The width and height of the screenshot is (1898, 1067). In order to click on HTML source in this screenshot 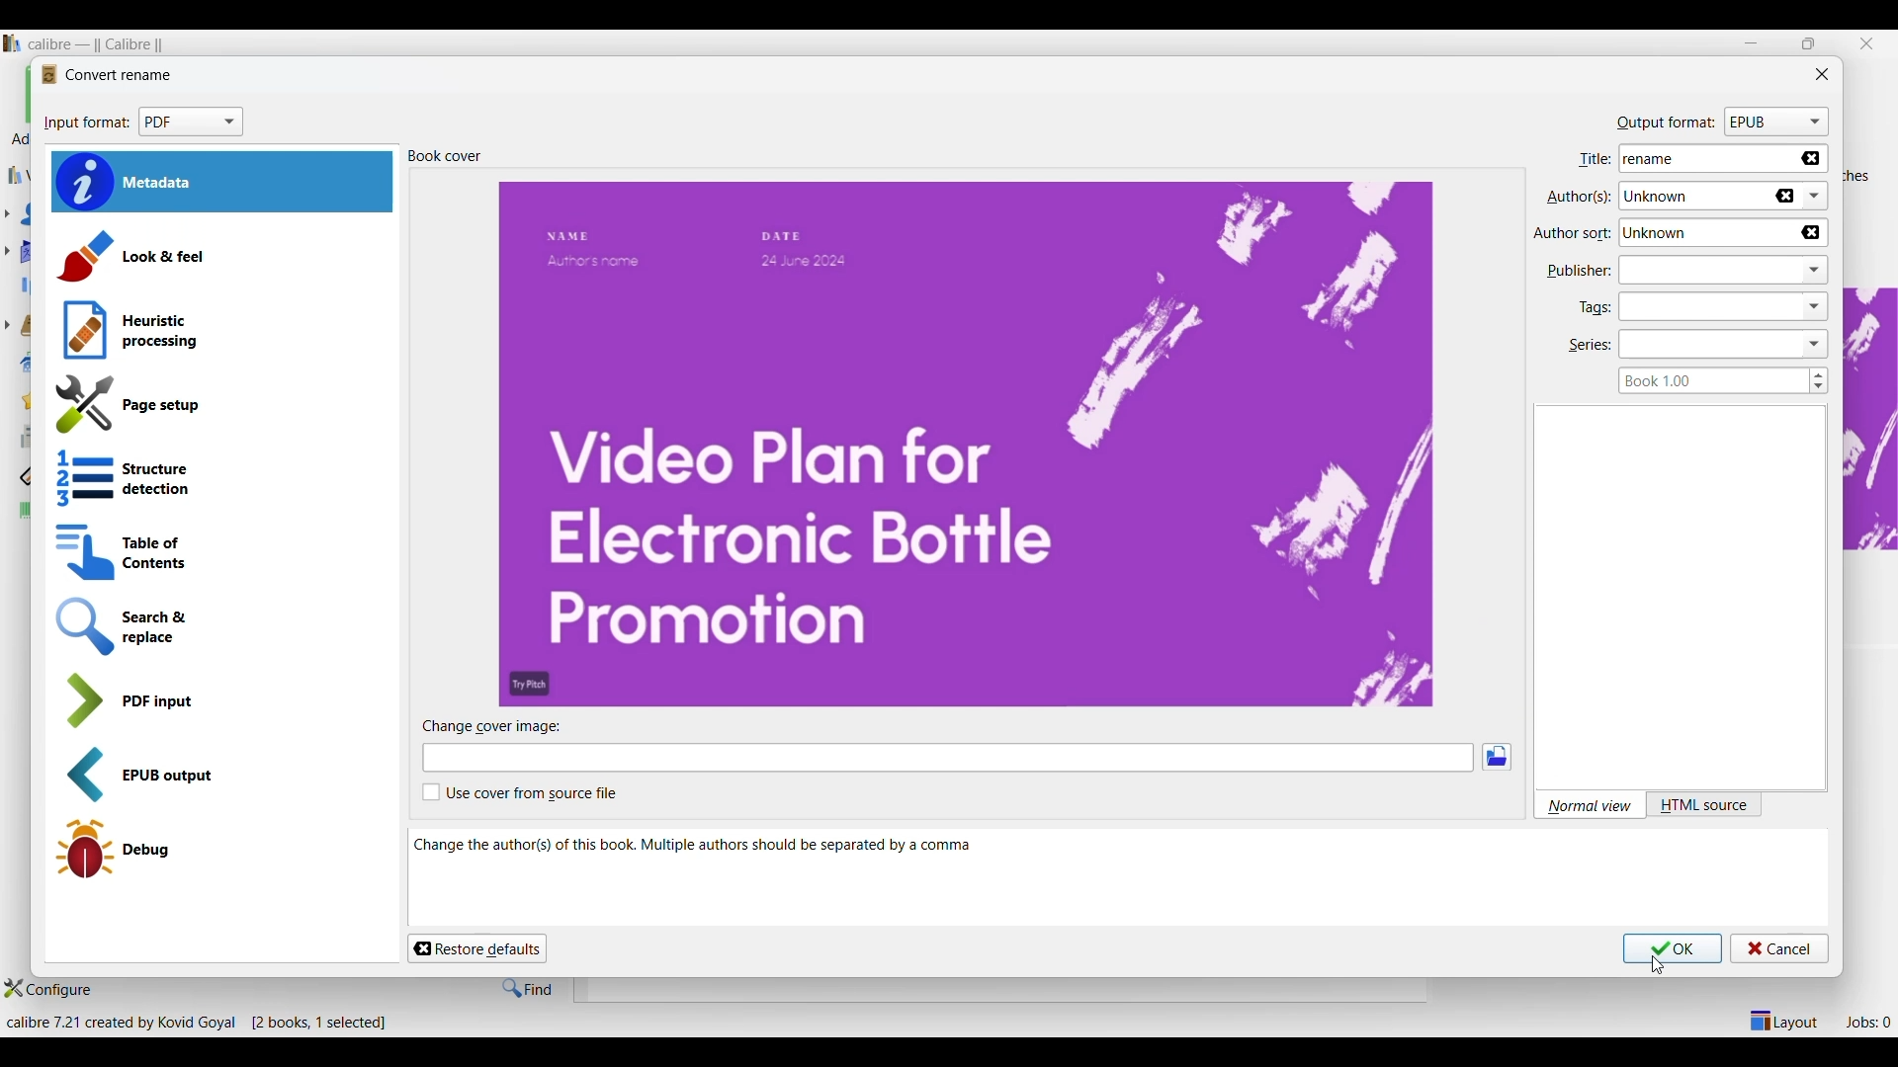, I will do `click(1705, 805)`.